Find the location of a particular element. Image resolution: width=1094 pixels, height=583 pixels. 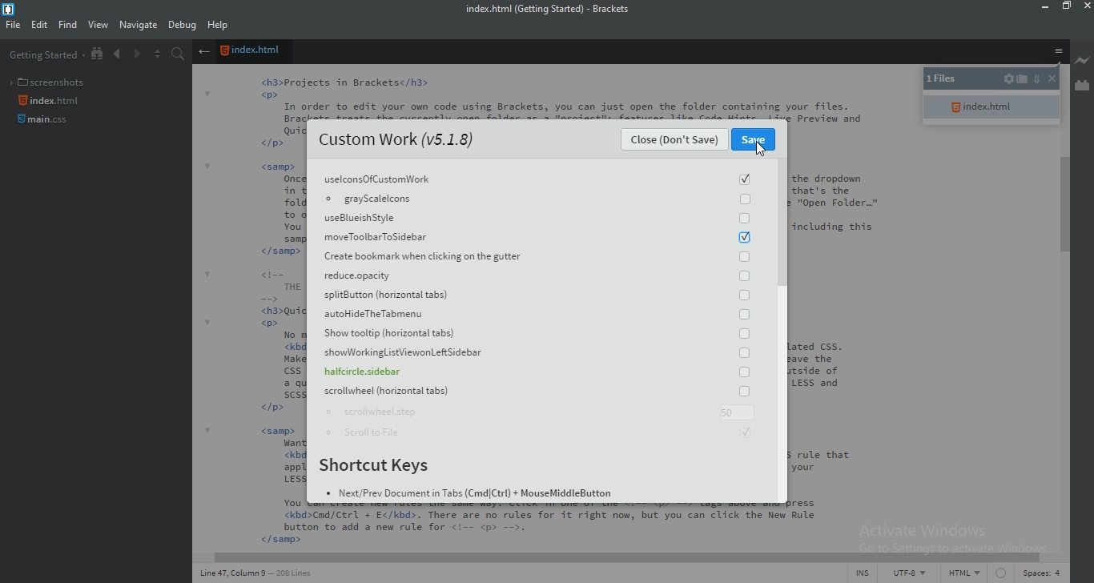

Previous document is located at coordinates (119, 54).